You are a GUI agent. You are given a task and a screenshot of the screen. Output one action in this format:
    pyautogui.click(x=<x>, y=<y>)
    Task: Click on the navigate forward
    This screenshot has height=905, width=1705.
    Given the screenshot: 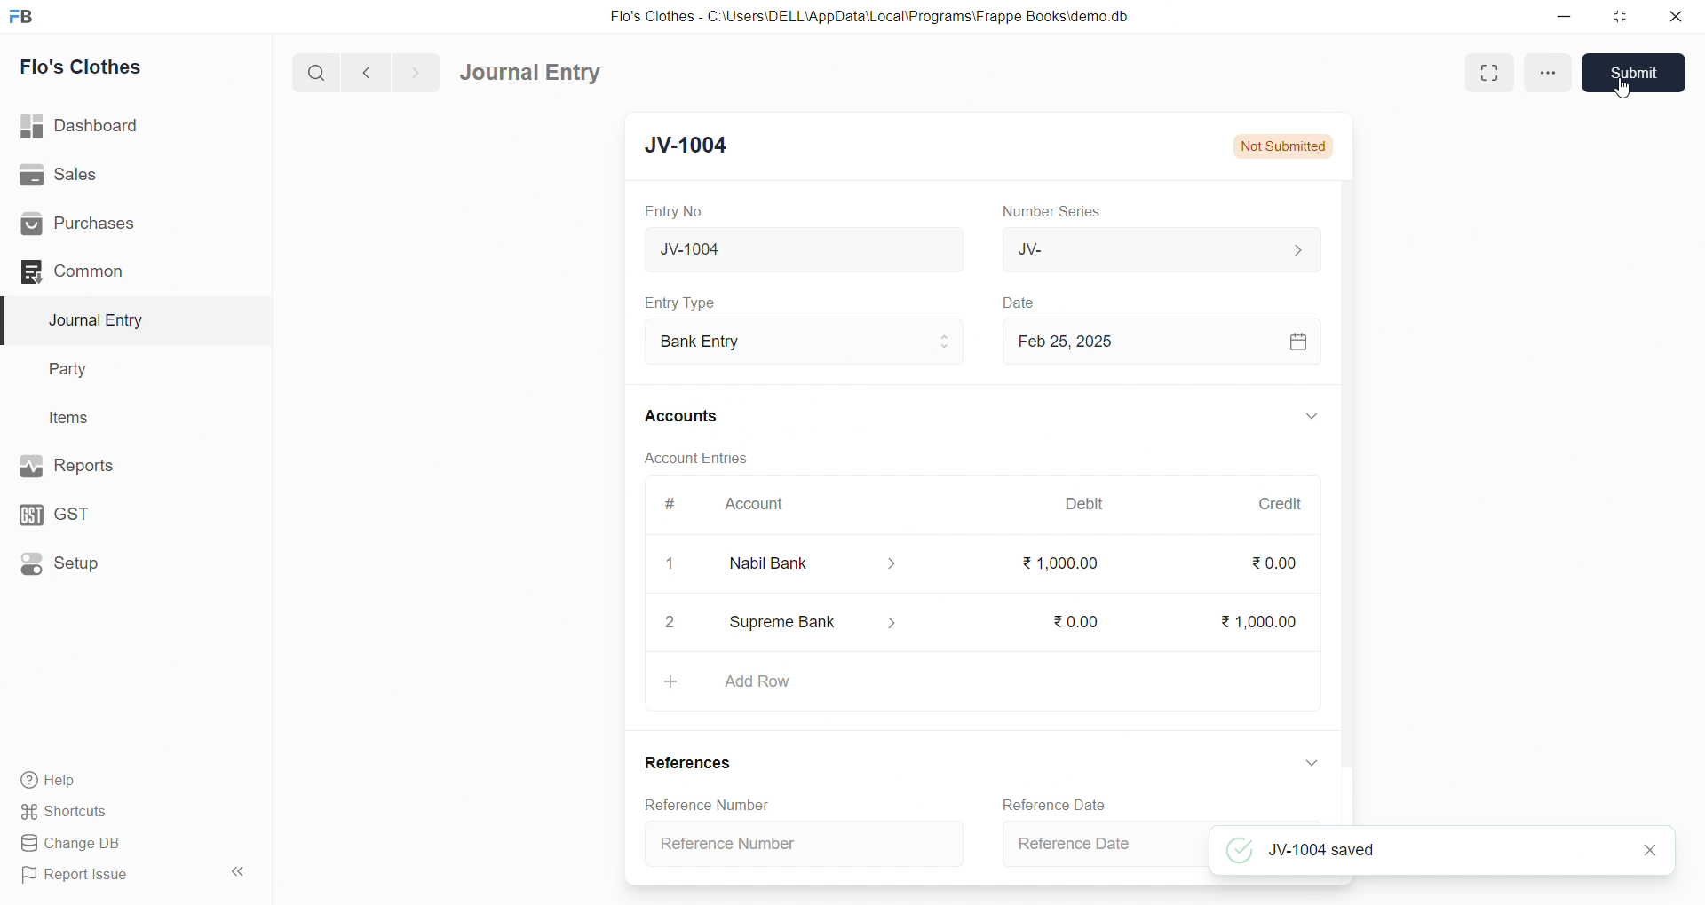 What is the action you would take?
    pyautogui.click(x=415, y=71)
    